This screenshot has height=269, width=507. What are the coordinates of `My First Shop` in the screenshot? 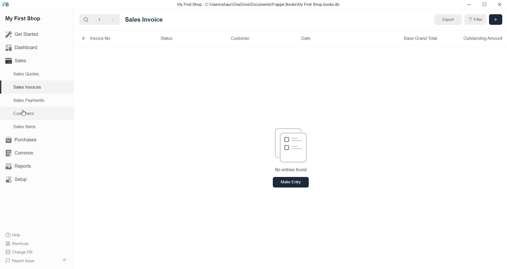 It's located at (29, 20).